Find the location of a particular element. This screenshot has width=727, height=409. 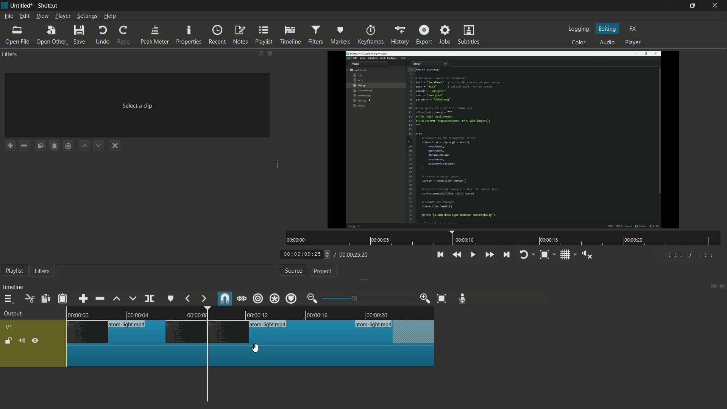

video in timeline is located at coordinates (252, 312).